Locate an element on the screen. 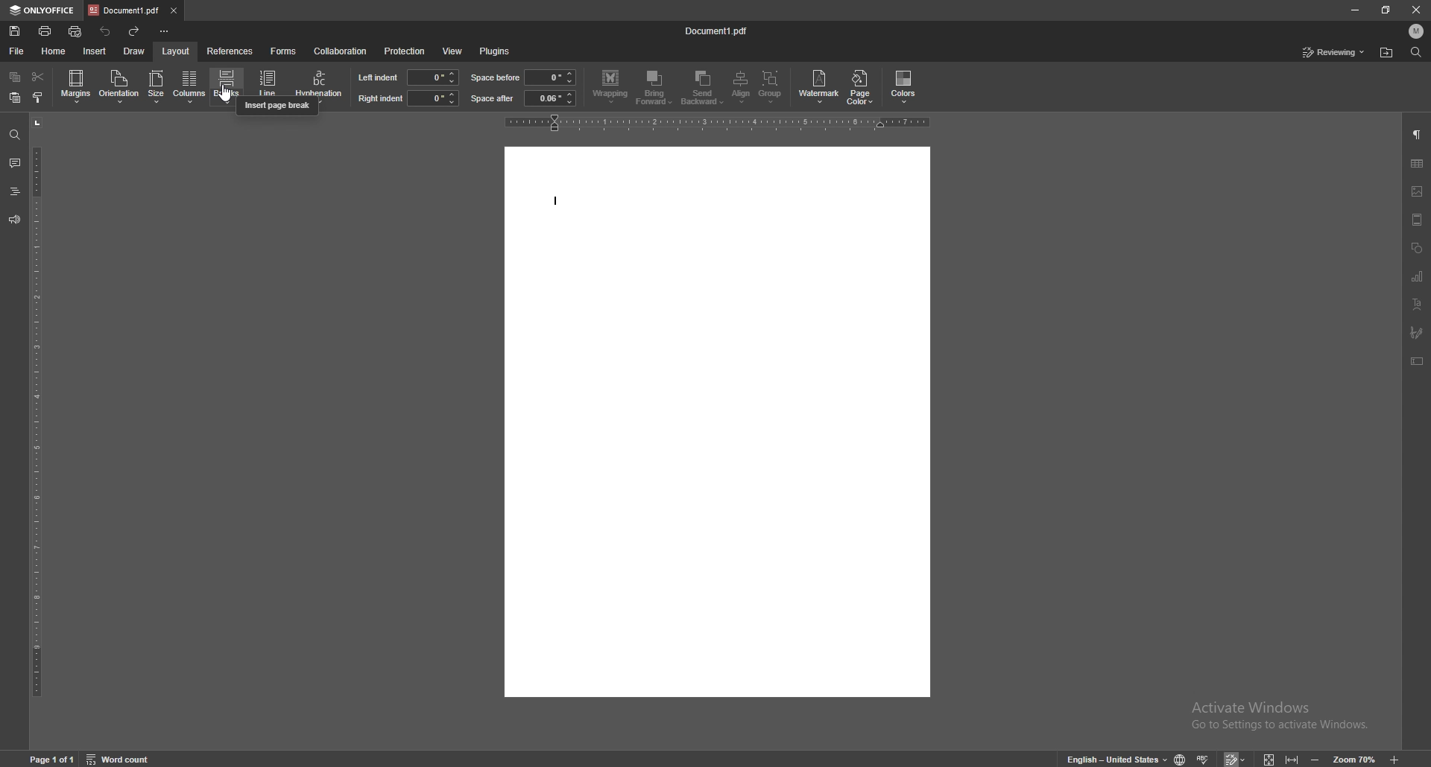 This screenshot has height=767, width=1431. layout is located at coordinates (177, 50).